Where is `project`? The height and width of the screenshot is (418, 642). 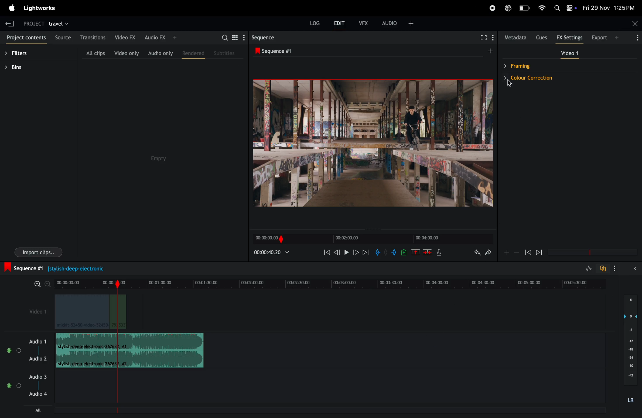 project is located at coordinates (33, 23).